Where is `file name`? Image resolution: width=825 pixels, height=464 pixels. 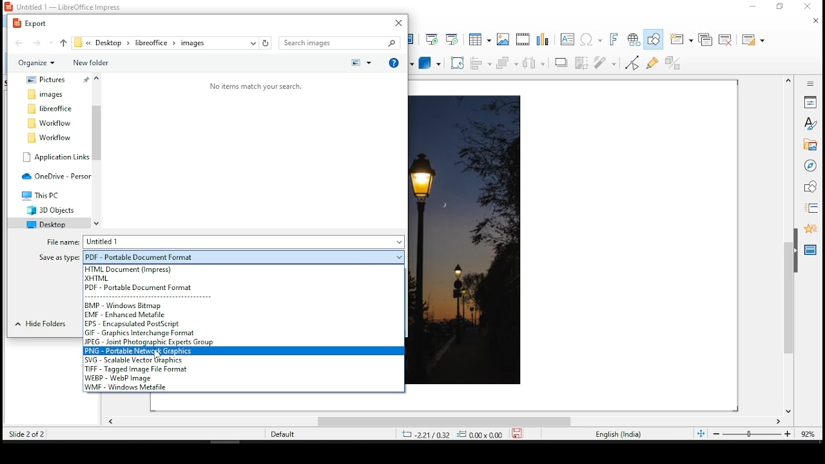 file name is located at coordinates (244, 242).